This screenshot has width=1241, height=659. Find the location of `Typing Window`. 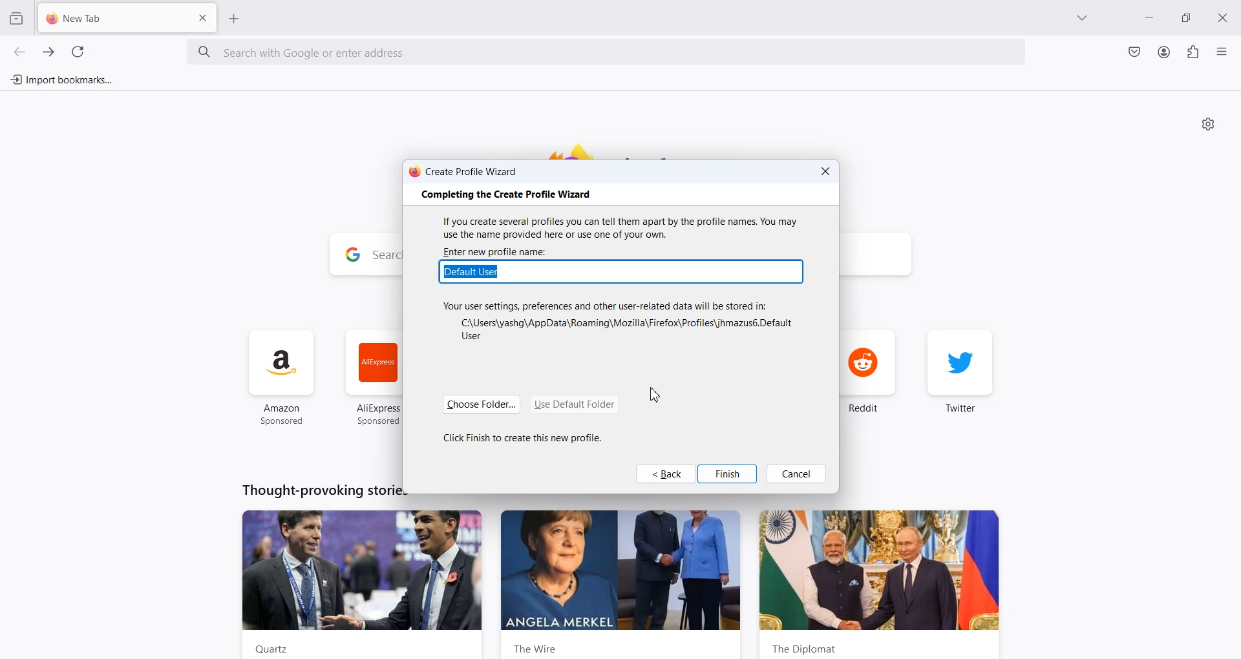

Typing Window is located at coordinates (623, 273).